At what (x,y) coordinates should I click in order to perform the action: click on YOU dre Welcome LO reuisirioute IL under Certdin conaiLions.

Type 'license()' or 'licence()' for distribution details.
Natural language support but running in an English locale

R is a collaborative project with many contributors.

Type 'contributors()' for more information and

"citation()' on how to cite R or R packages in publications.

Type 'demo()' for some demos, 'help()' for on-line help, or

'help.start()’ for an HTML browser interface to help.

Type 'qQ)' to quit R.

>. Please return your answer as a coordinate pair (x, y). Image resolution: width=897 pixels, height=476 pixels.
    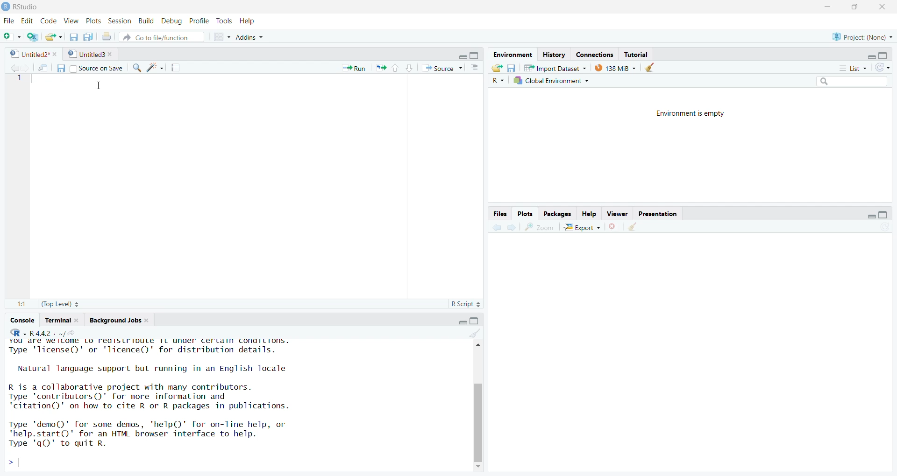
    Looking at the image, I should click on (220, 405).